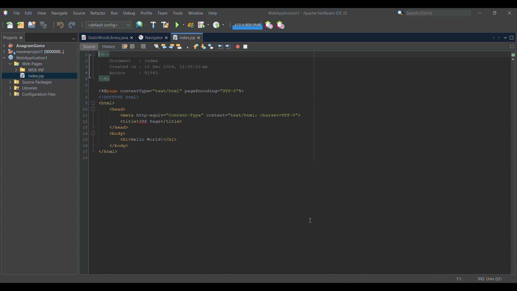 This screenshot has width=517, height=291. I want to click on Toggle highlight search, so click(179, 46).